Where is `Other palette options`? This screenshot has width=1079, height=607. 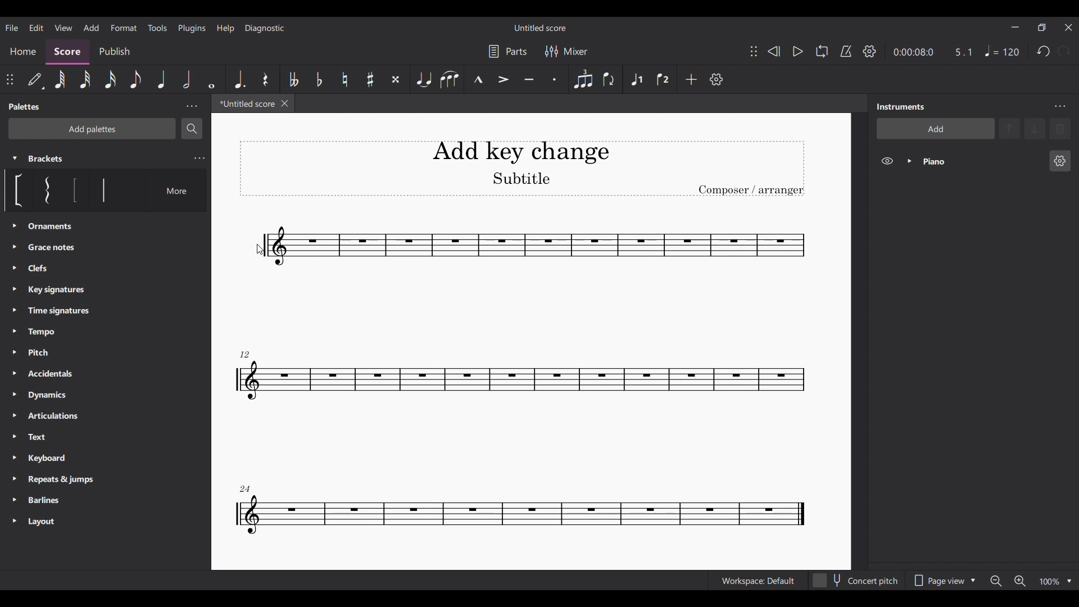 Other palette options is located at coordinates (57, 374).